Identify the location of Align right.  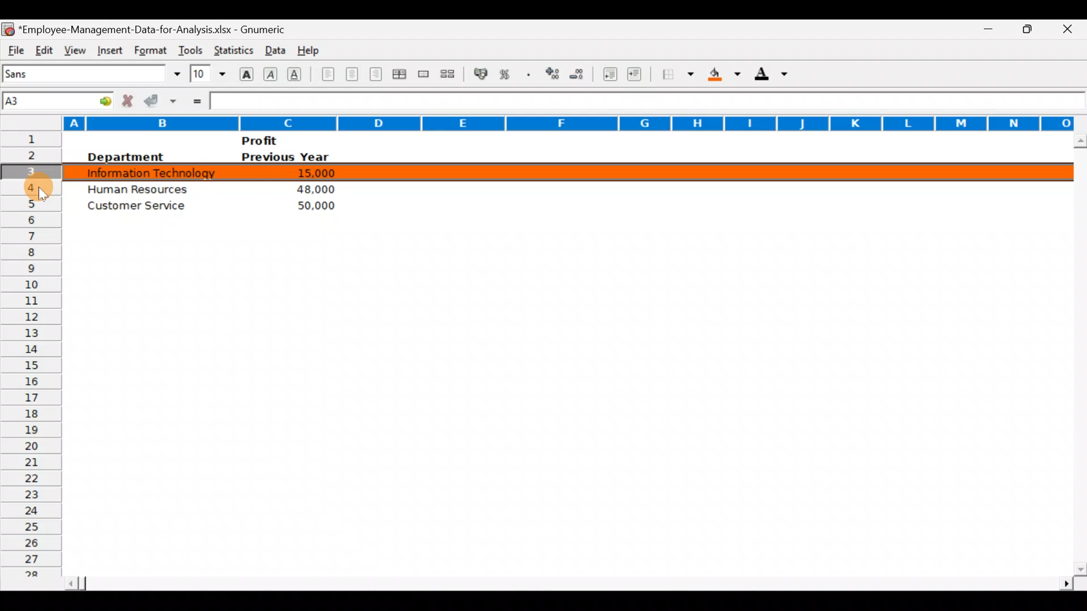
(378, 74).